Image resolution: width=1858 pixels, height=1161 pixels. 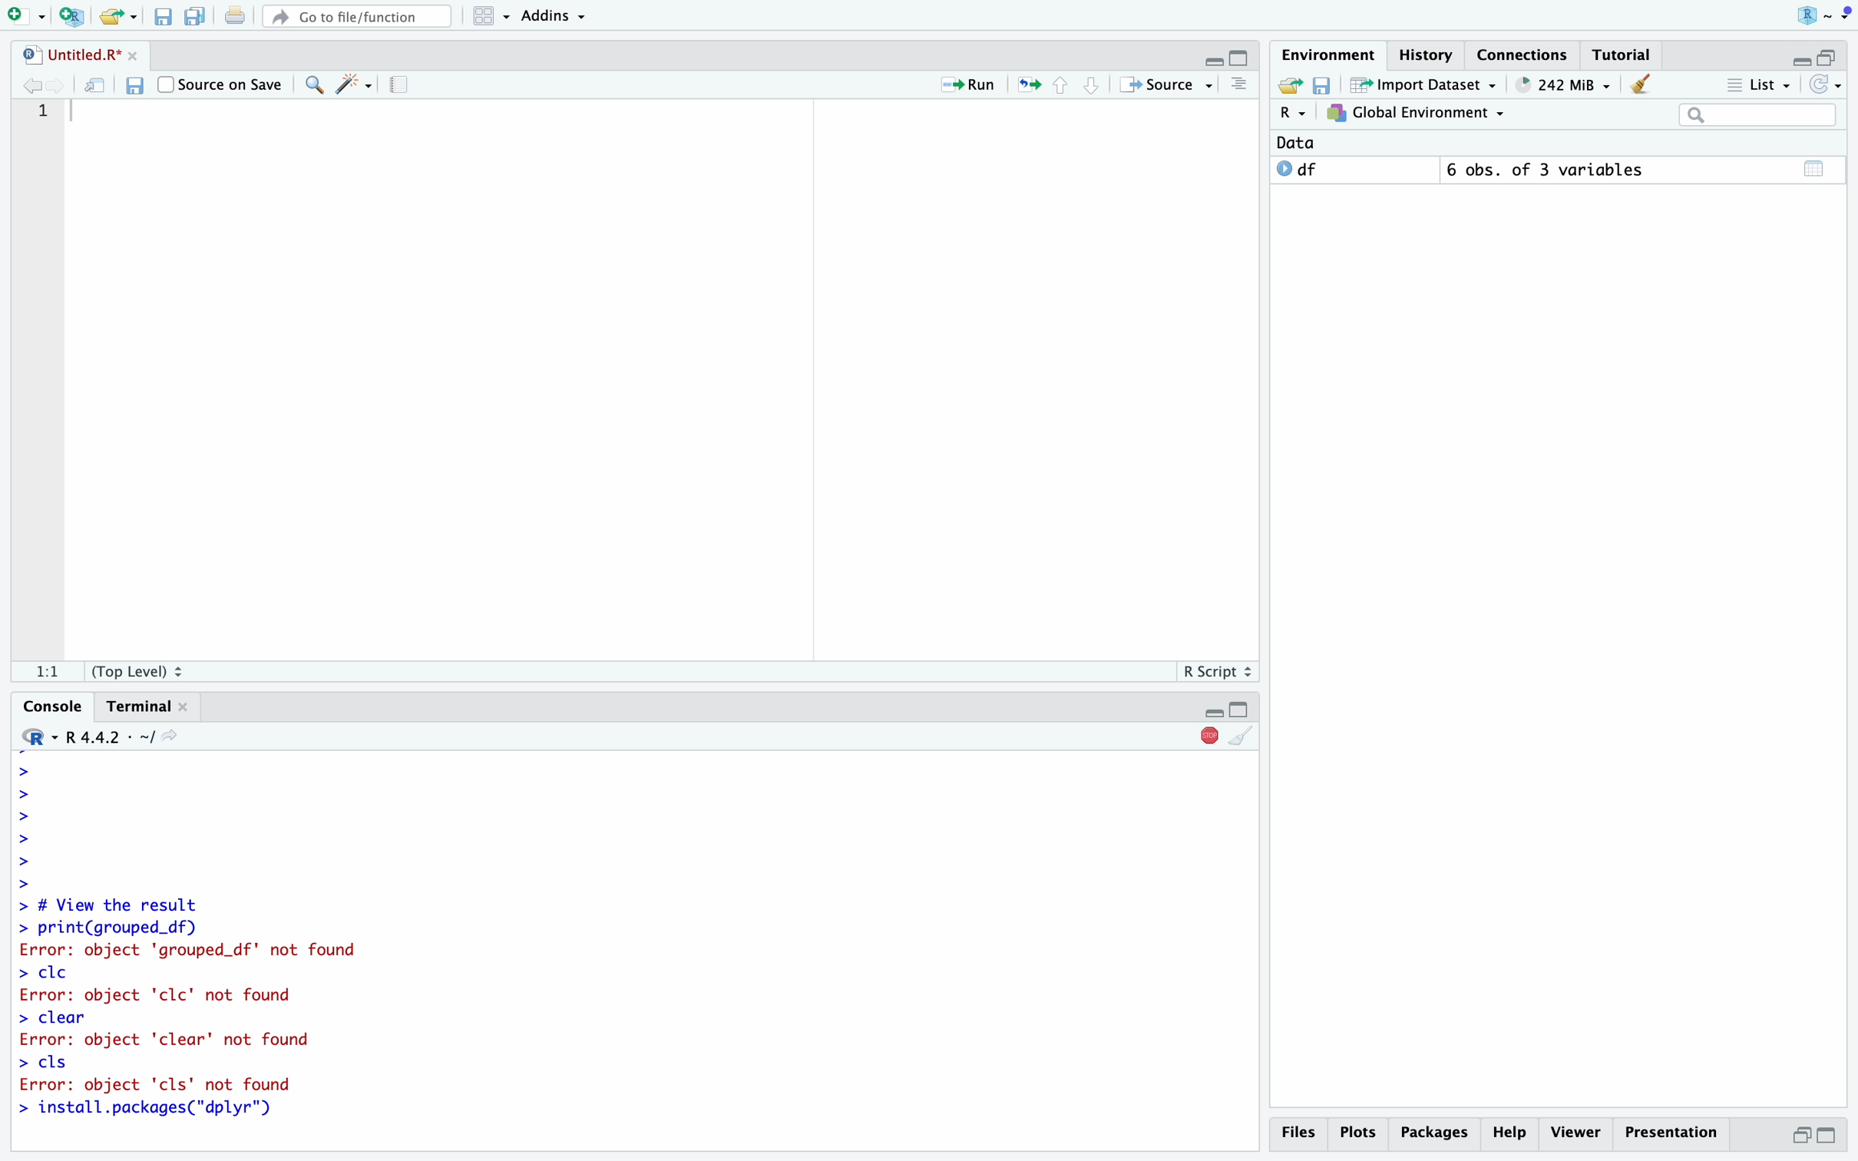 What do you see at coordinates (236, 15) in the screenshot?
I see `Print` at bounding box center [236, 15].